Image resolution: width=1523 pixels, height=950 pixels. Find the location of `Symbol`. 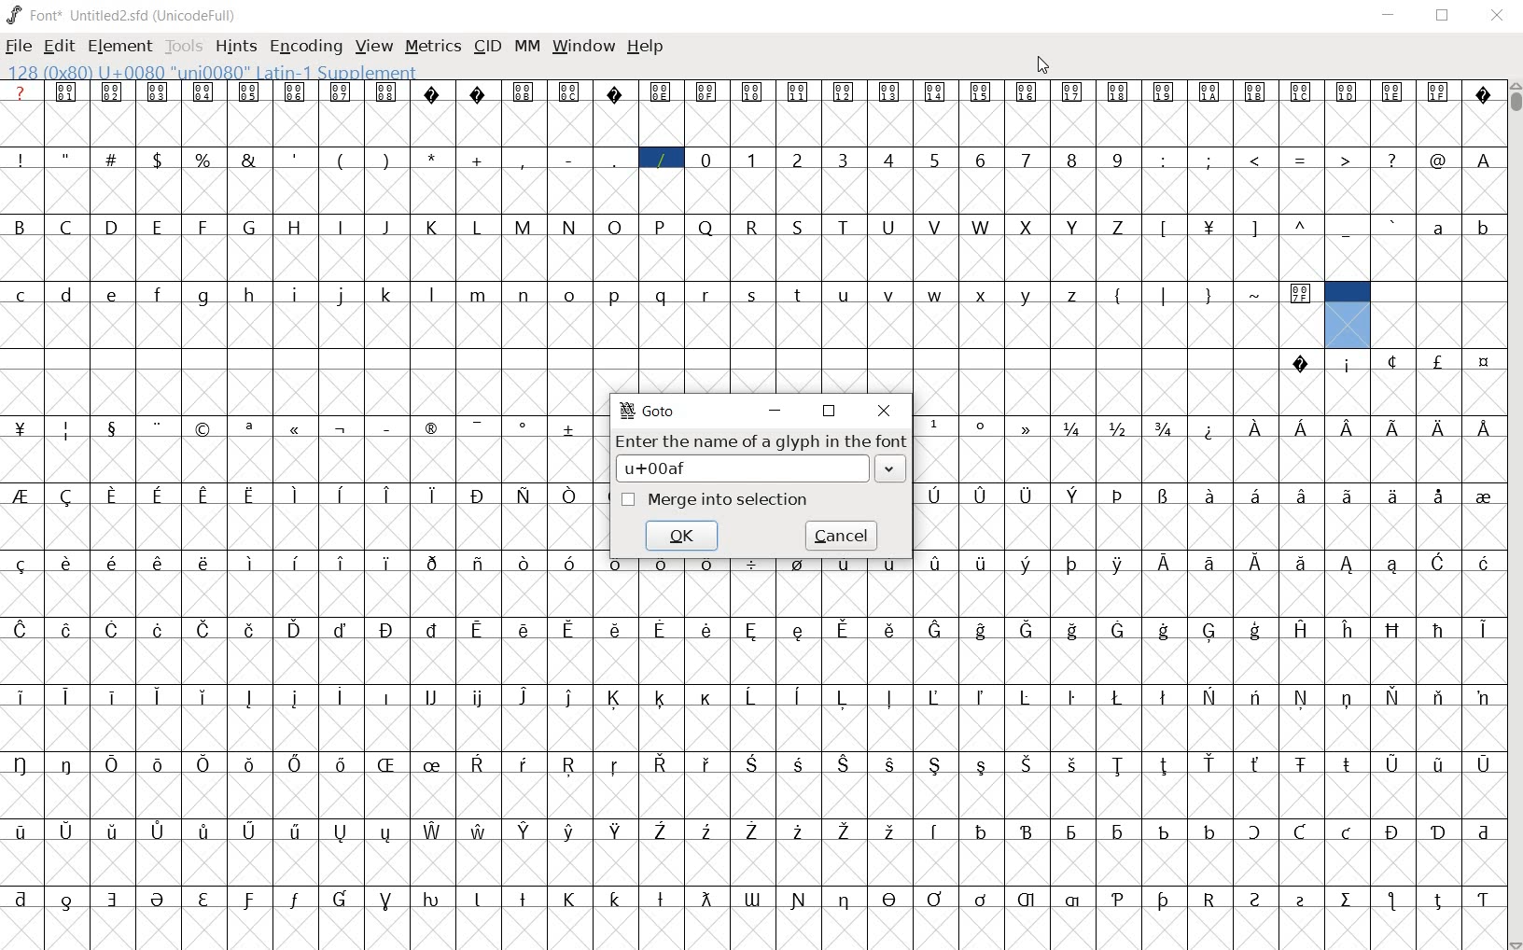

Symbol is located at coordinates (844, 628).